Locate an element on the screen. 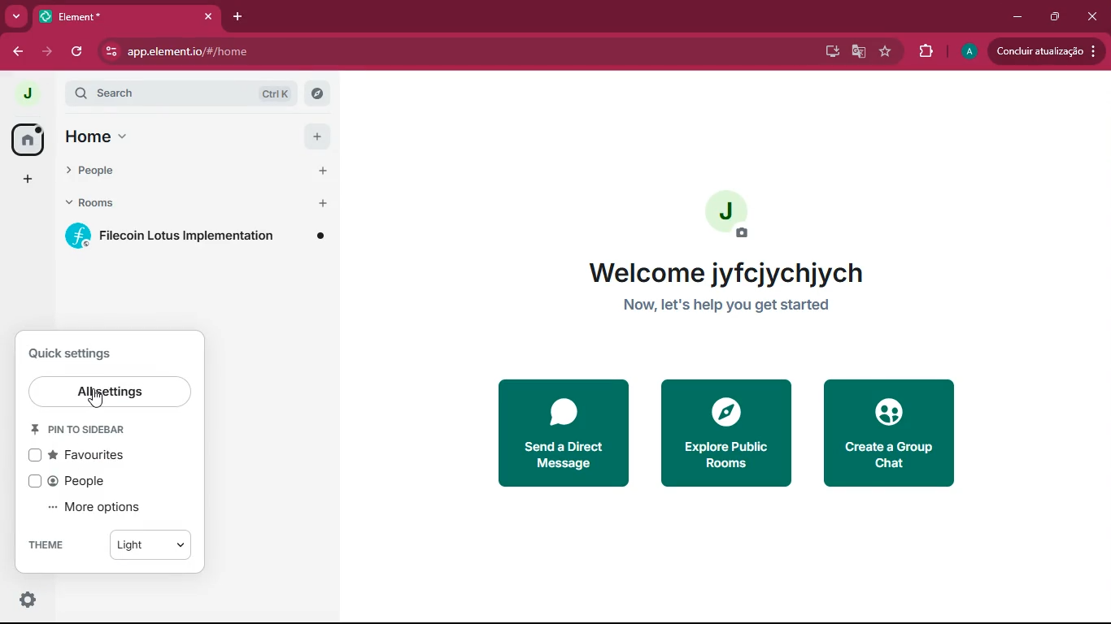 Image resolution: width=1111 pixels, height=624 pixels. minimize is located at coordinates (1015, 18).